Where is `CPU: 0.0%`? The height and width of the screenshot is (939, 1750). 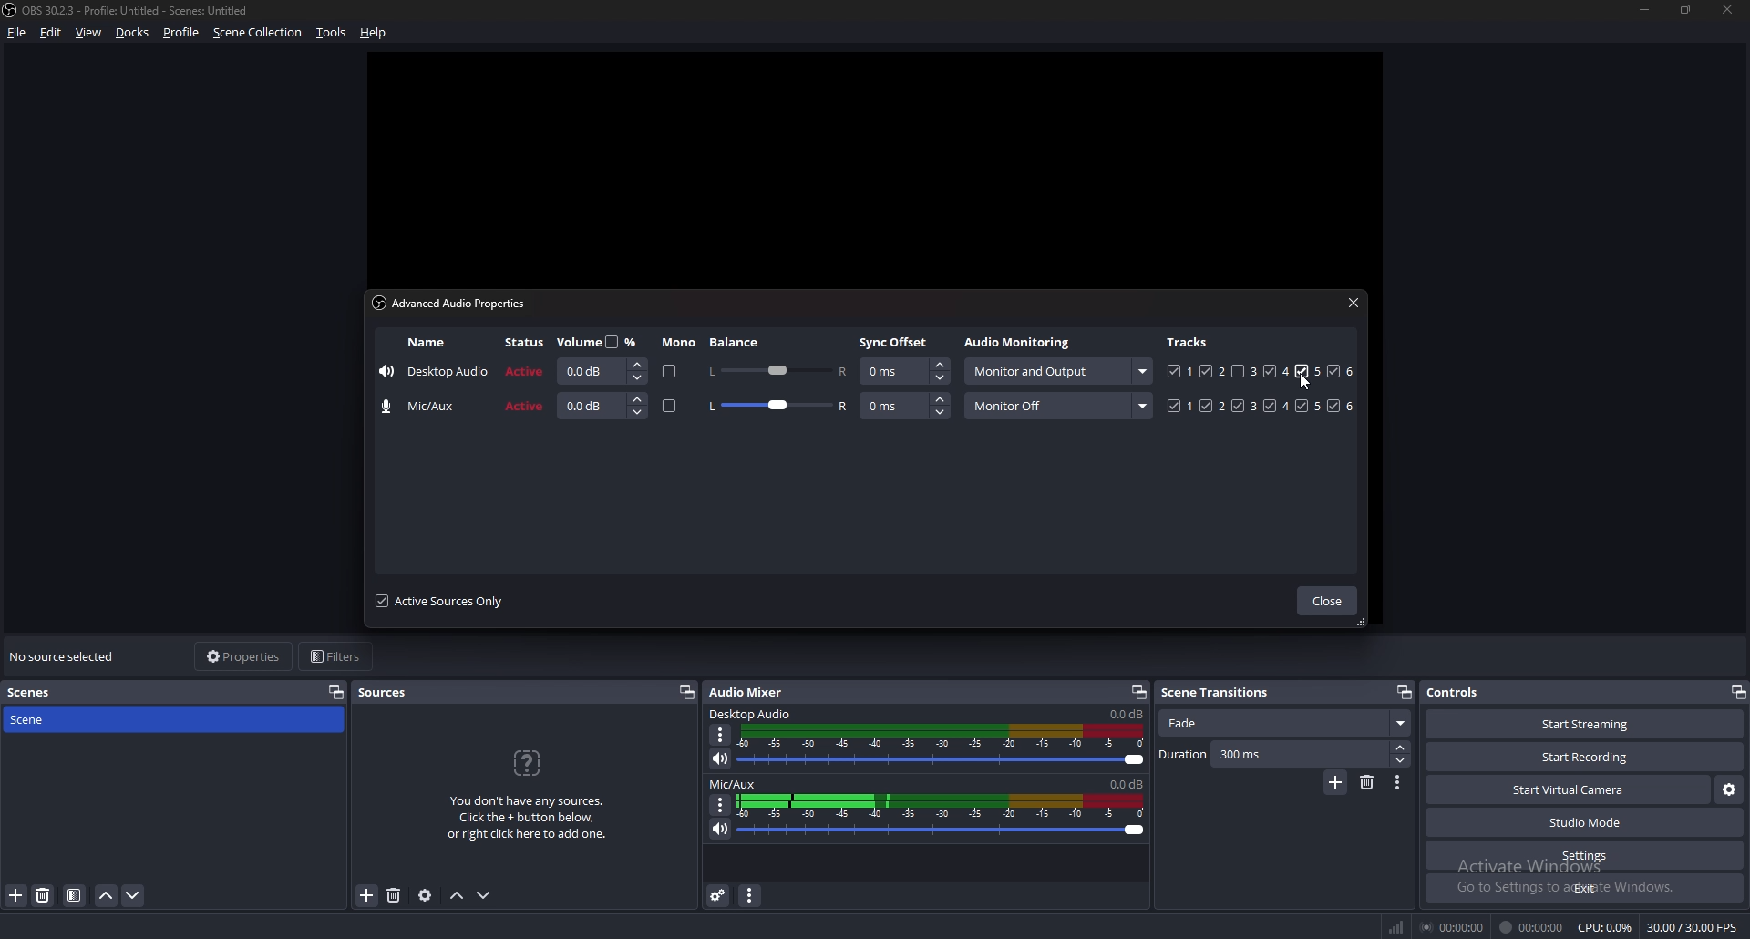
CPU: 0.0% is located at coordinates (1605, 928).